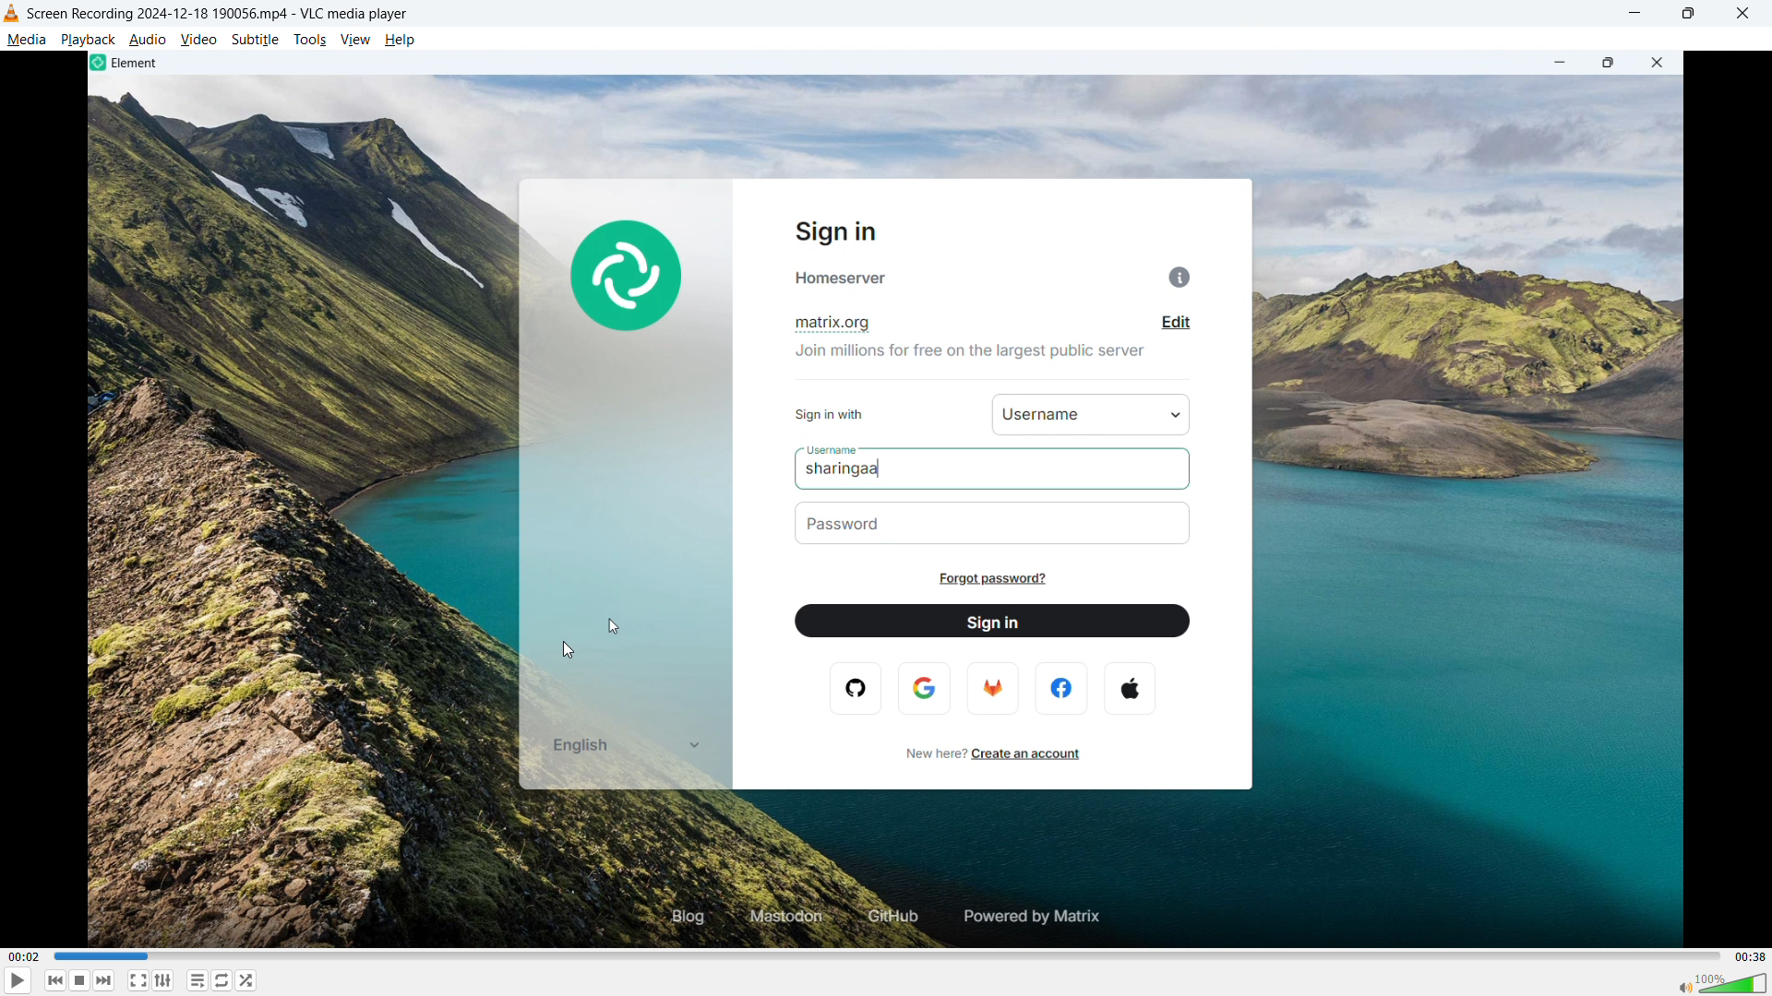 The image size is (1772, 996). What do you see at coordinates (841, 413) in the screenshot?
I see `Sign in with` at bounding box center [841, 413].